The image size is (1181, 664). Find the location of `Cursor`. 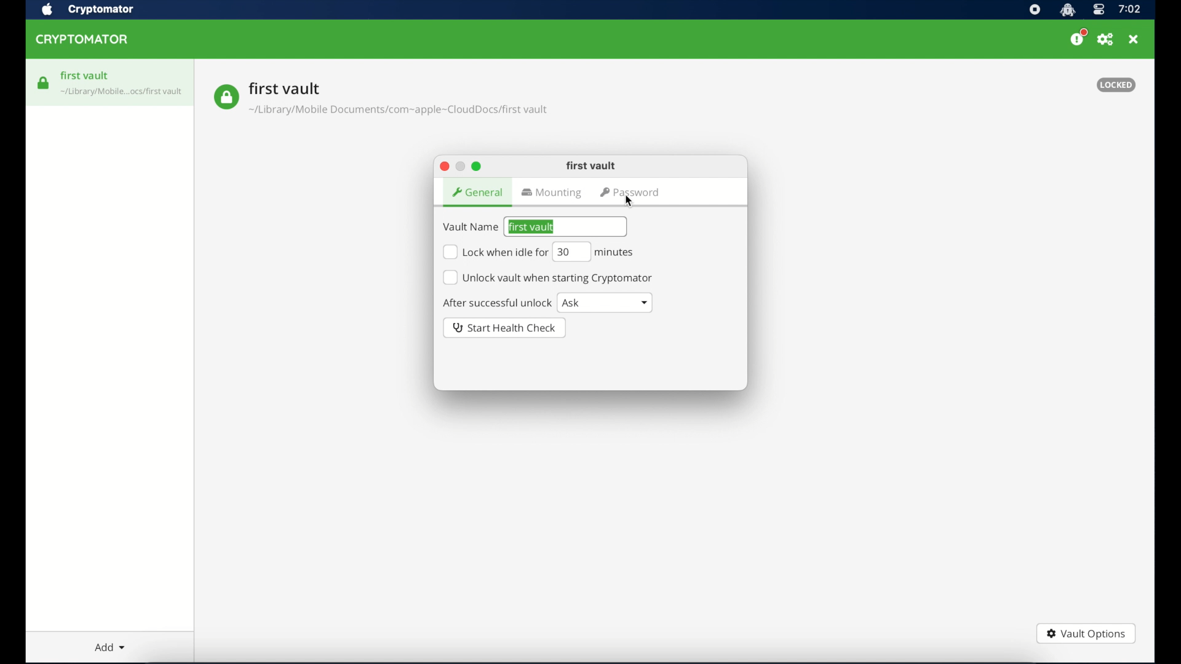

Cursor is located at coordinates (630, 200).